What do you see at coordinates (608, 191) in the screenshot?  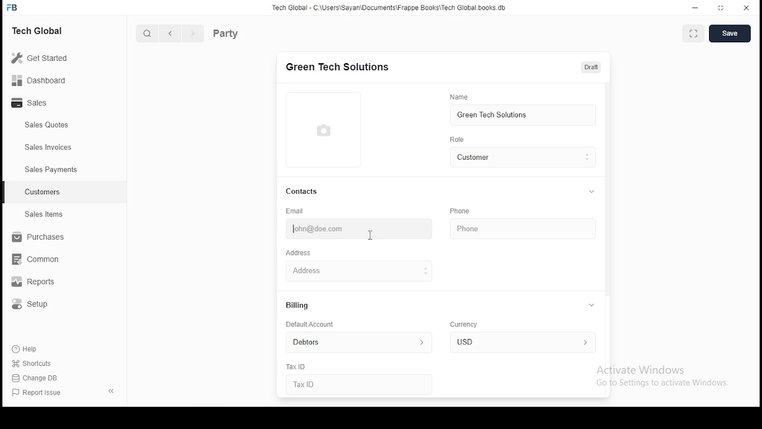 I see `vertical scroll bar` at bounding box center [608, 191].